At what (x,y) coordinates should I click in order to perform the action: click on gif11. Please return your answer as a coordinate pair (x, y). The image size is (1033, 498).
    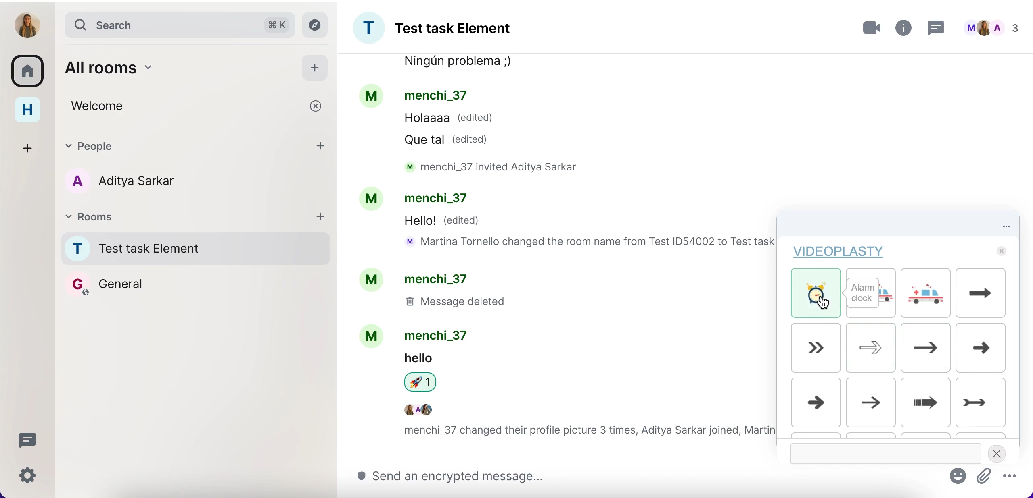
    Looking at the image, I should click on (926, 403).